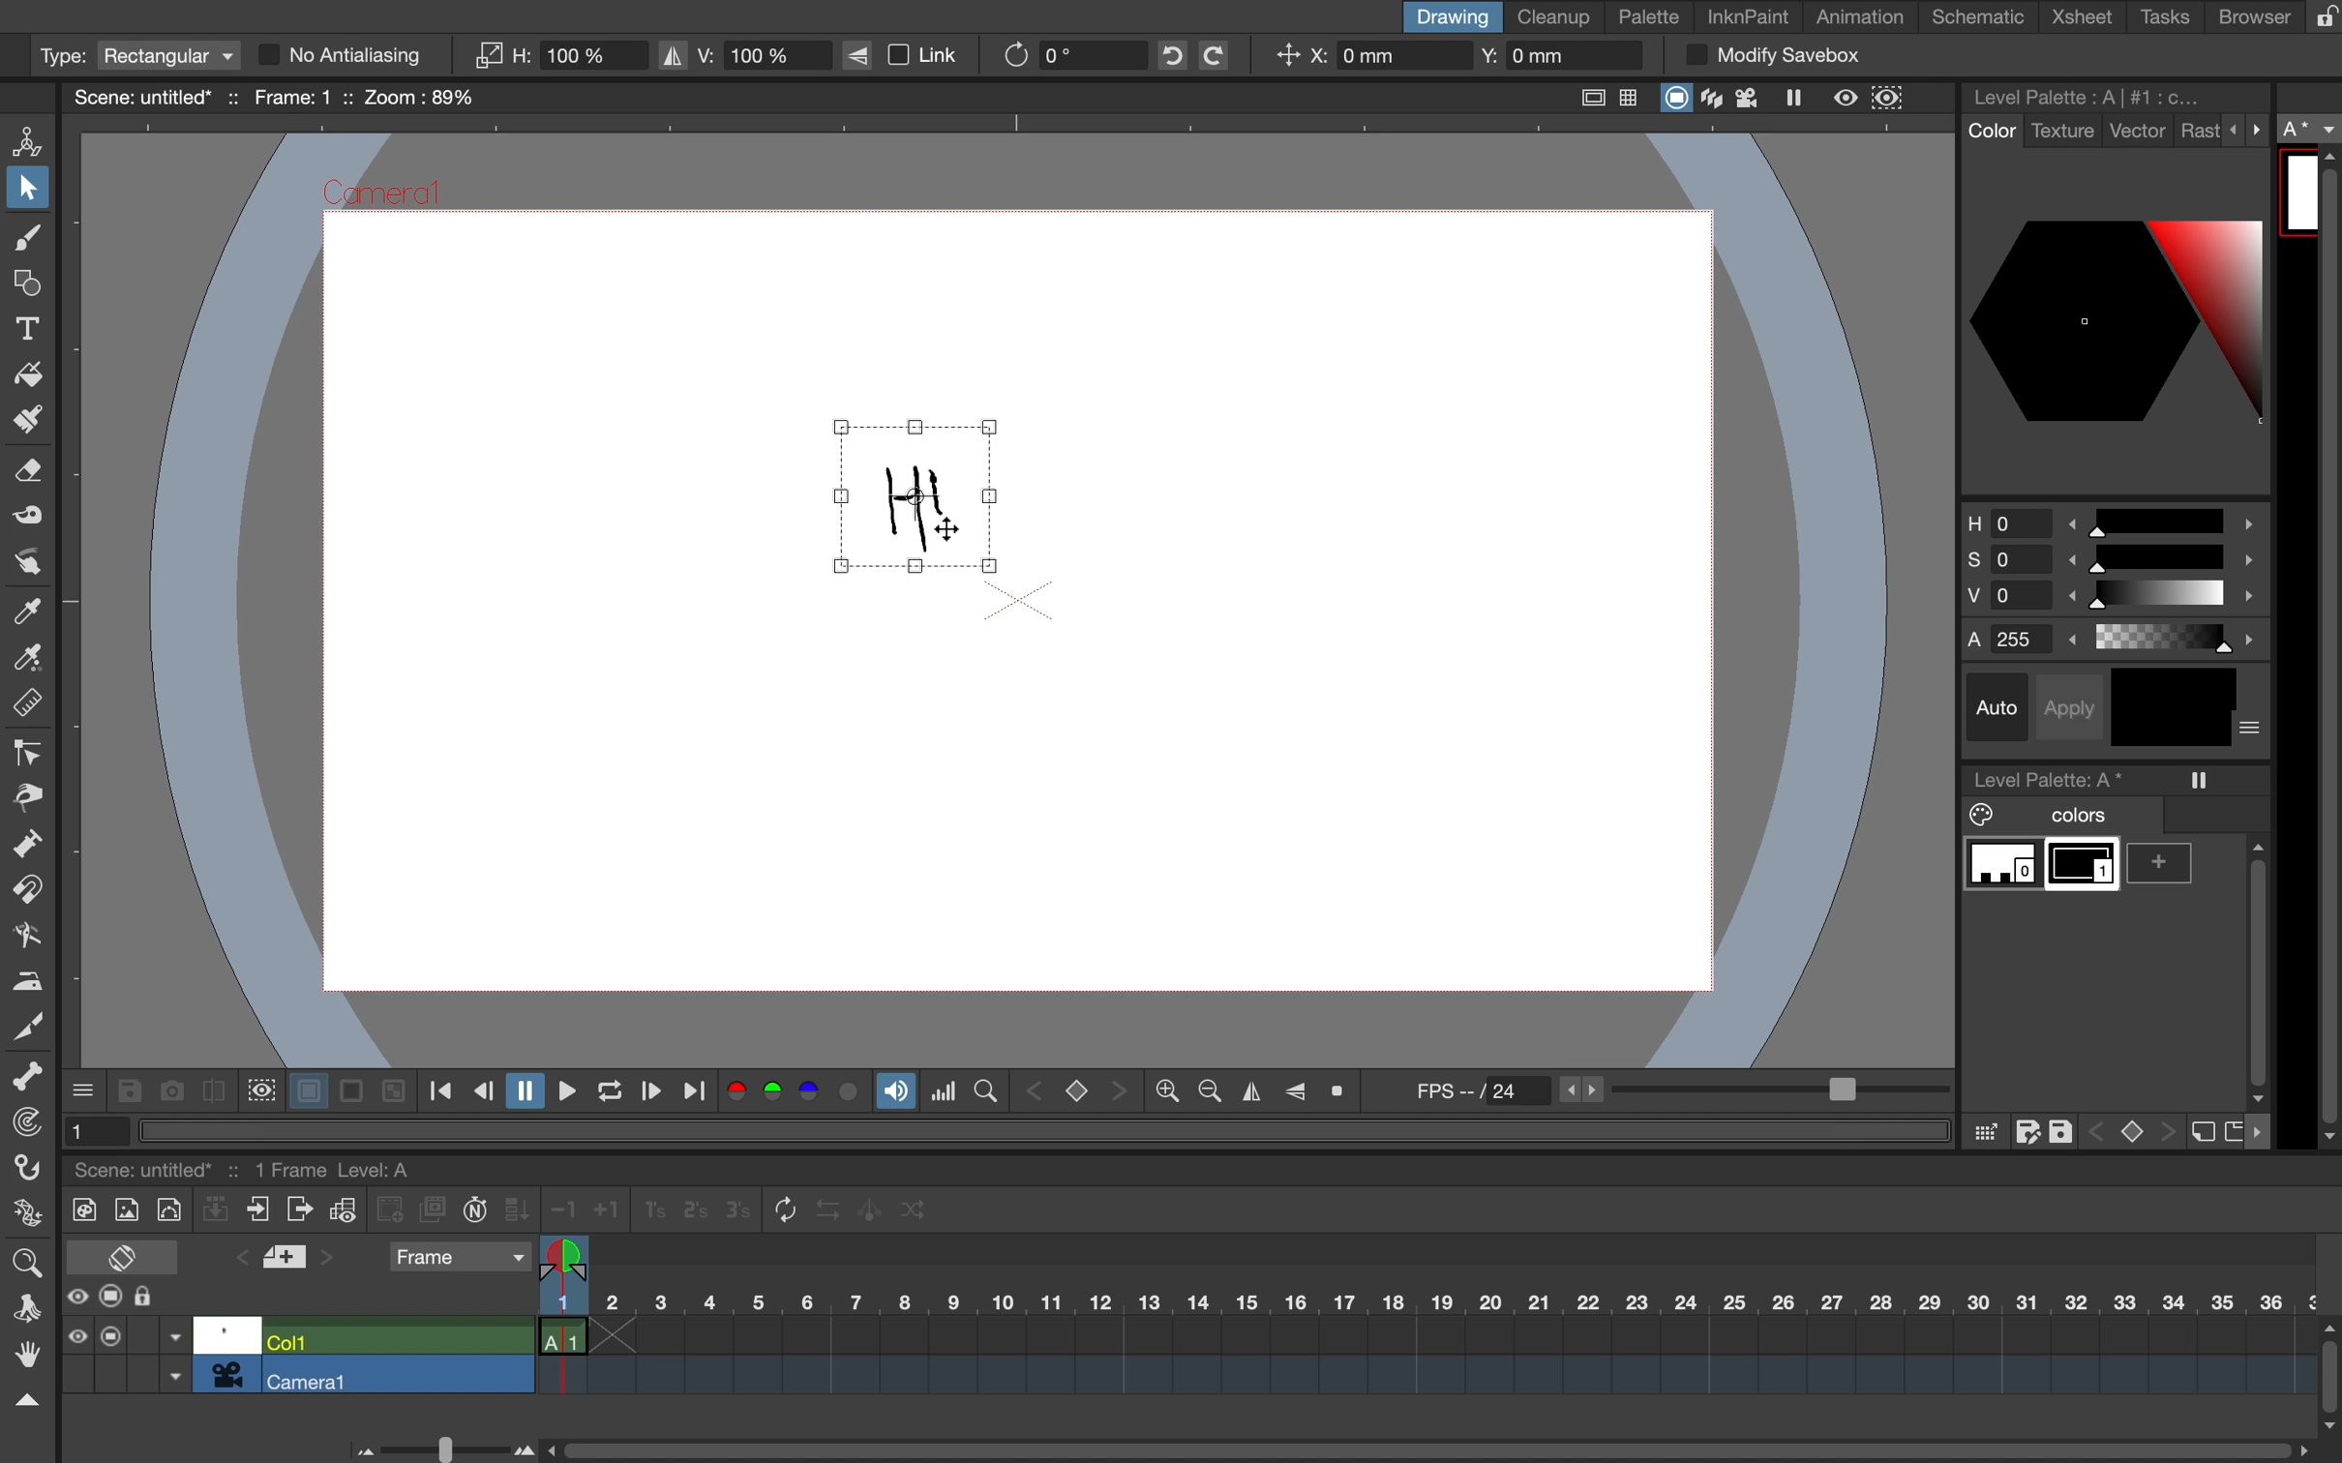 The image size is (2342, 1463). What do you see at coordinates (1075, 1090) in the screenshot?
I see `switch between keys` at bounding box center [1075, 1090].